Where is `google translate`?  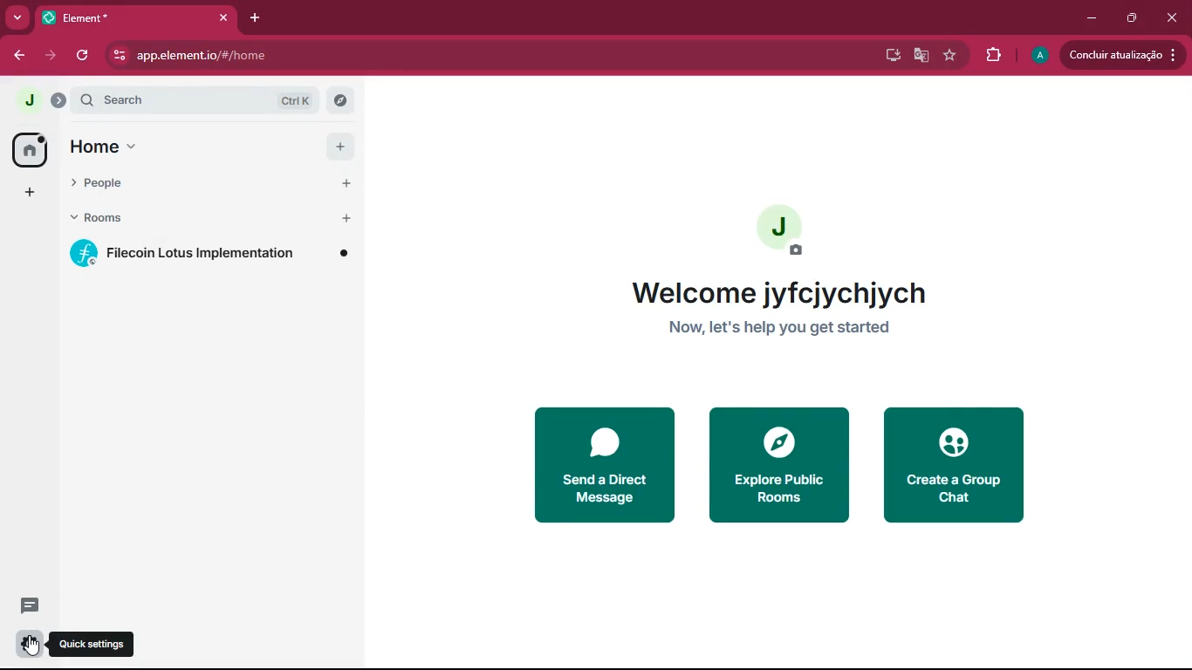 google translate is located at coordinates (921, 56).